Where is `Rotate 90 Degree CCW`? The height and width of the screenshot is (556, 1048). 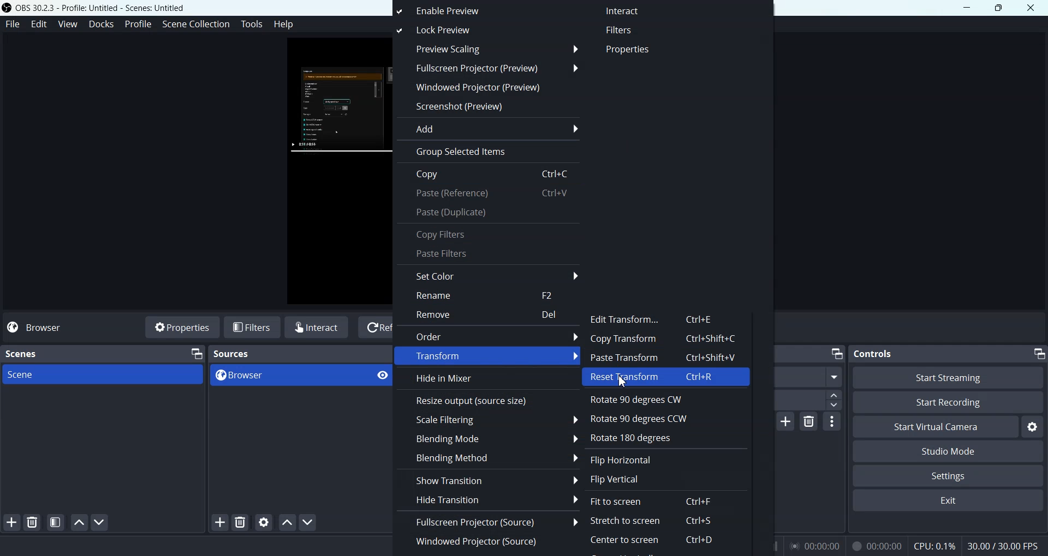
Rotate 90 Degree CCW is located at coordinates (642, 418).